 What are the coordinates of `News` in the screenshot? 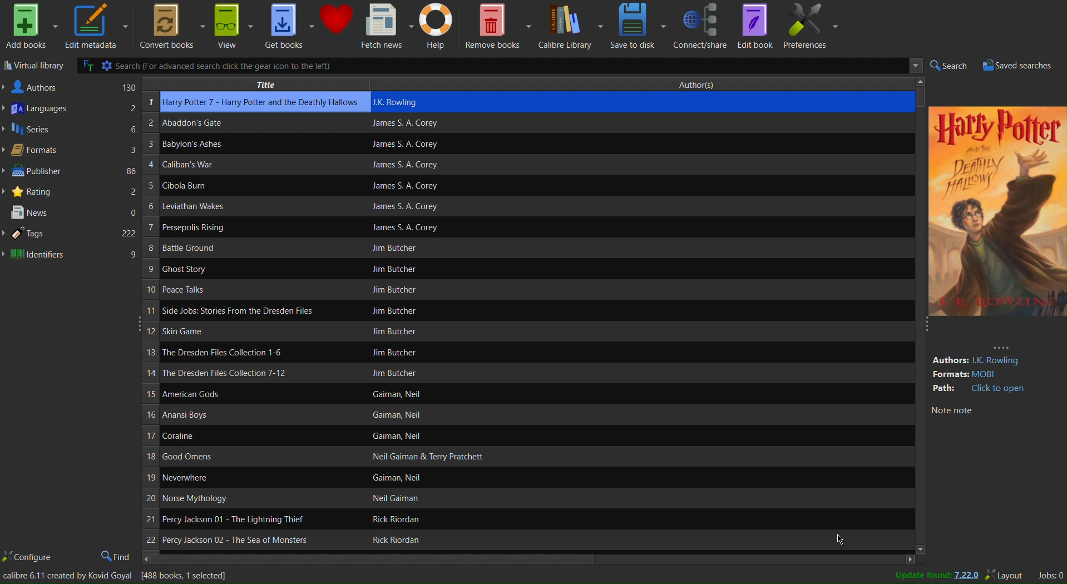 It's located at (72, 212).